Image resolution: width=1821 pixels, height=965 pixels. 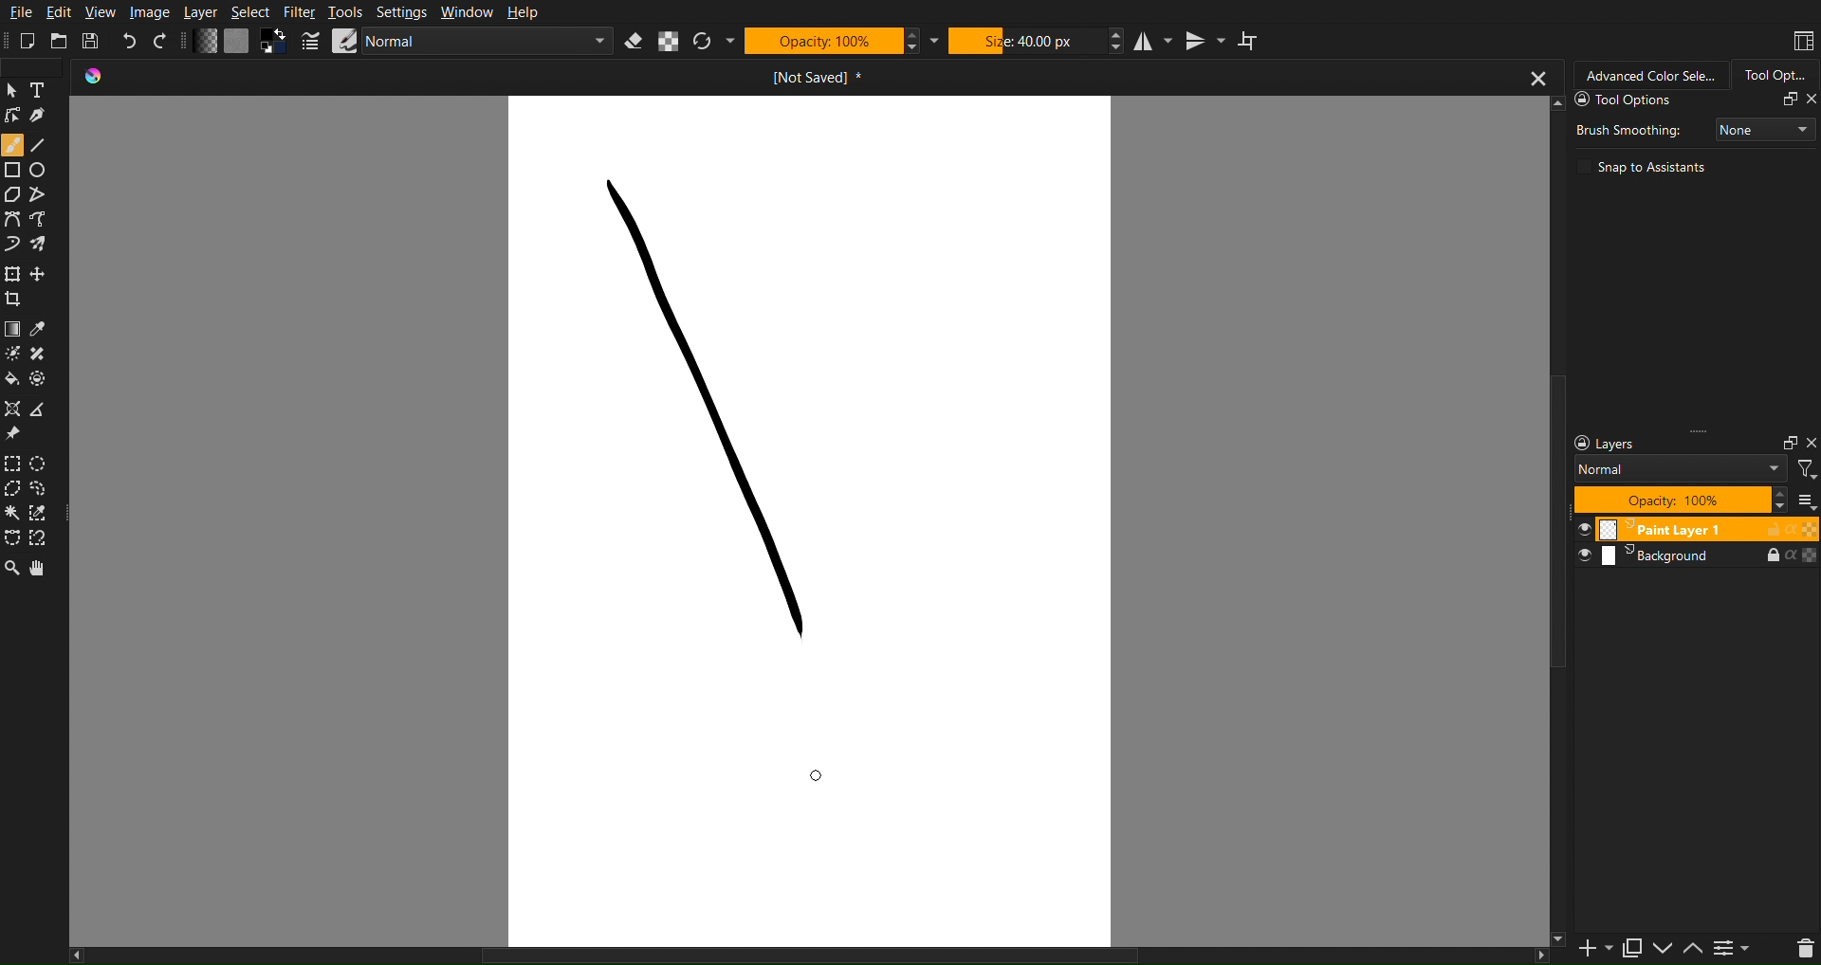 I want to click on Convert Point, so click(x=46, y=410).